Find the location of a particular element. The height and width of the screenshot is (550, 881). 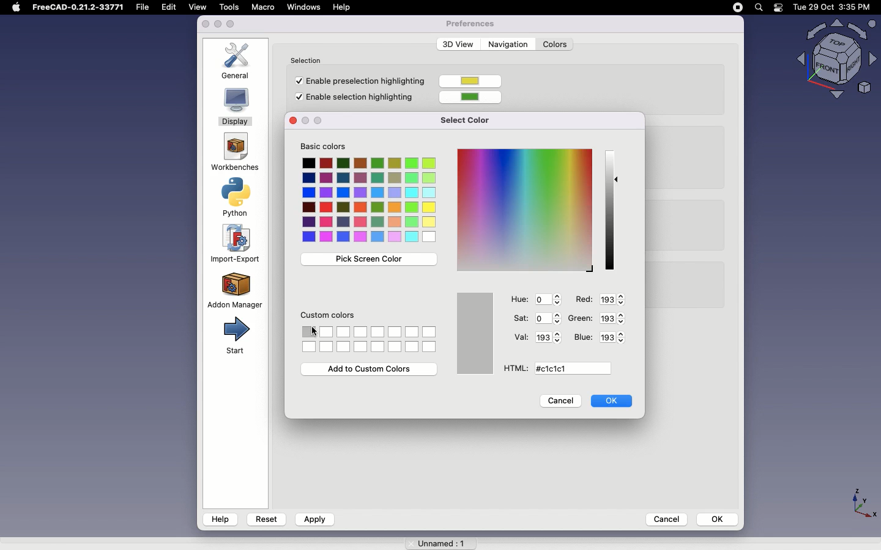

193 is located at coordinates (547, 337).